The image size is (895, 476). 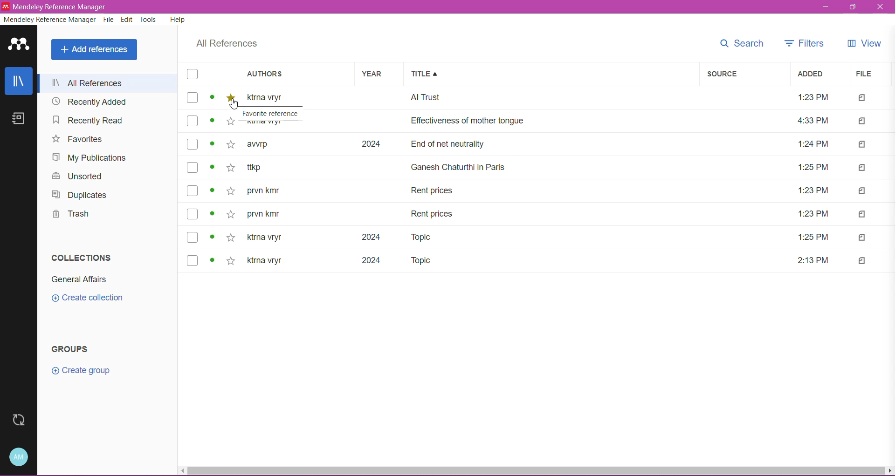 I want to click on Add to favorite, so click(x=231, y=261).